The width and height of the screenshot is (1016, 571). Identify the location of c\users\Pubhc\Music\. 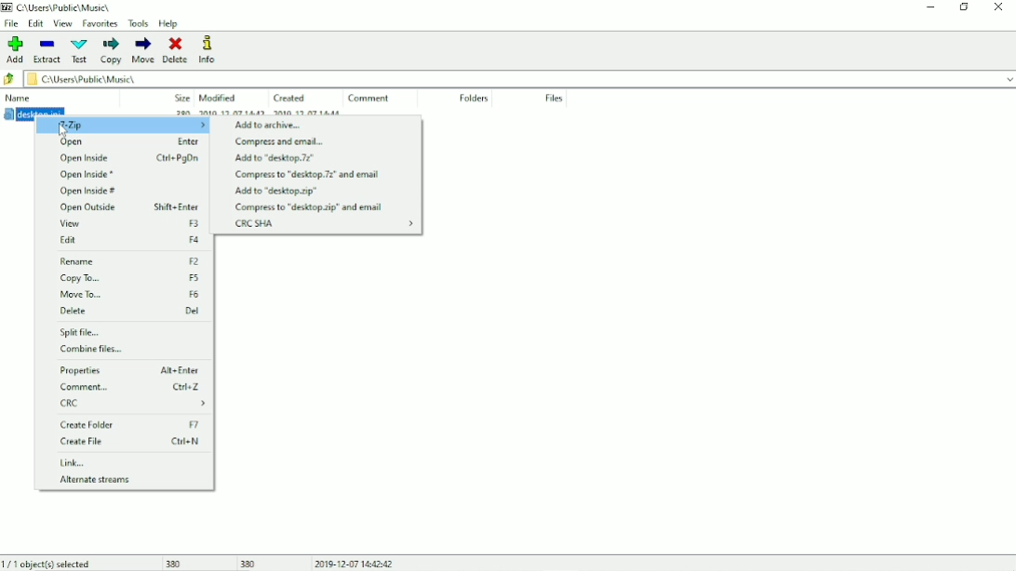
(64, 7).